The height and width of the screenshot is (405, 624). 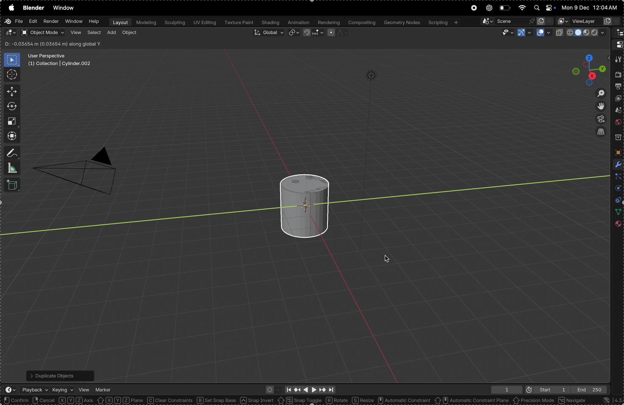 I want to click on vector layer, so click(x=589, y=21).